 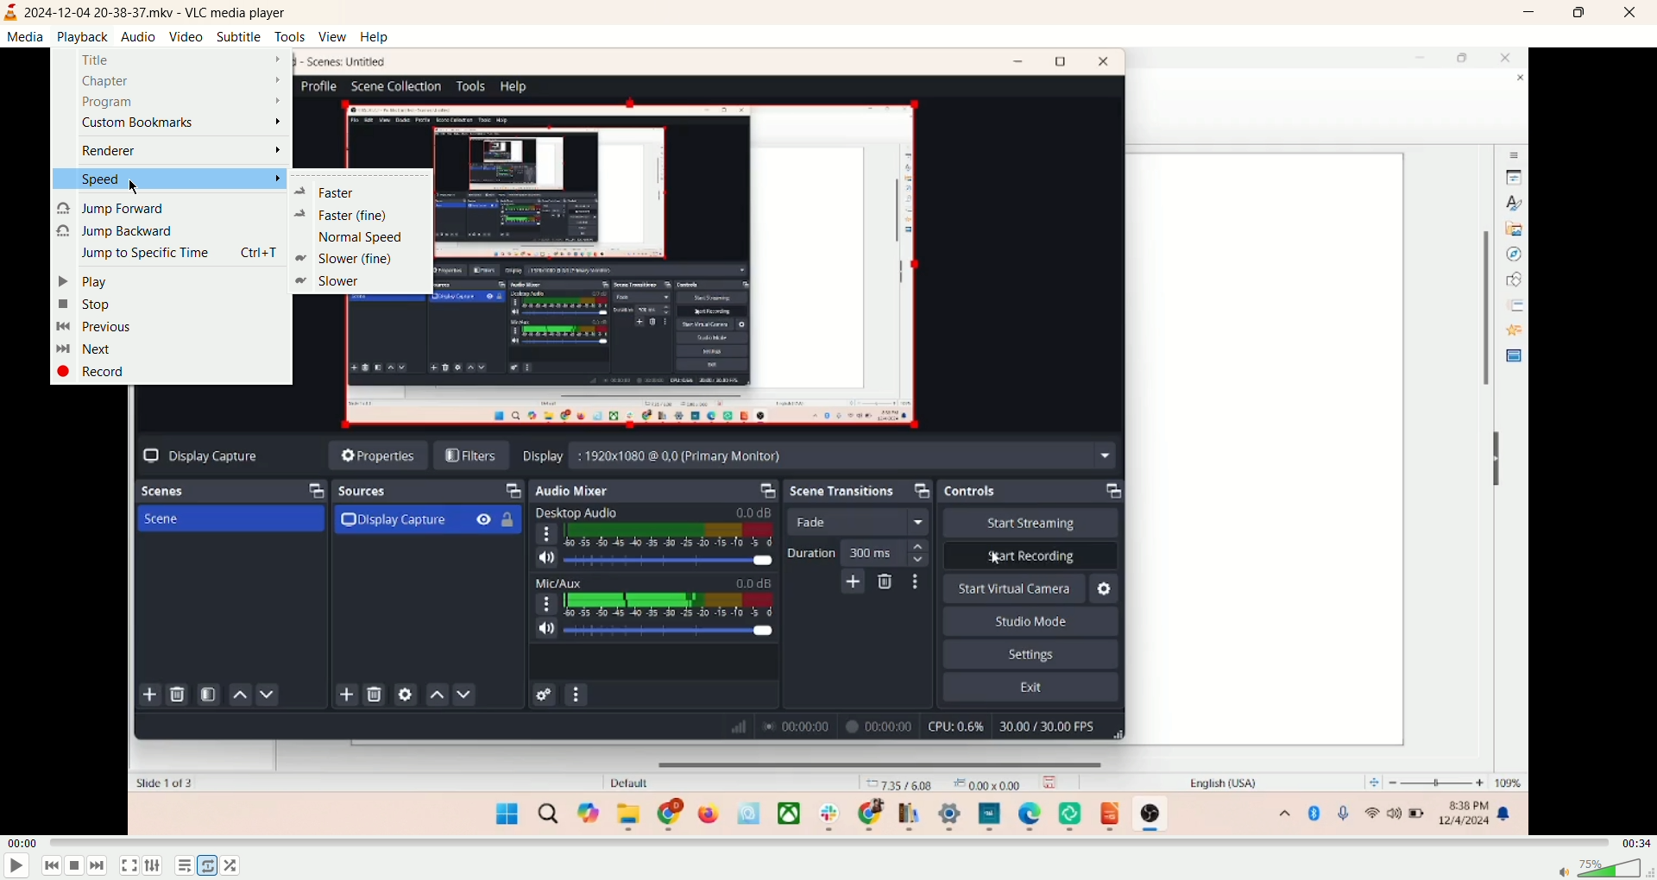 What do you see at coordinates (331, 282) in the screenshot?
I see `slower` at bounding box center [331, 282].